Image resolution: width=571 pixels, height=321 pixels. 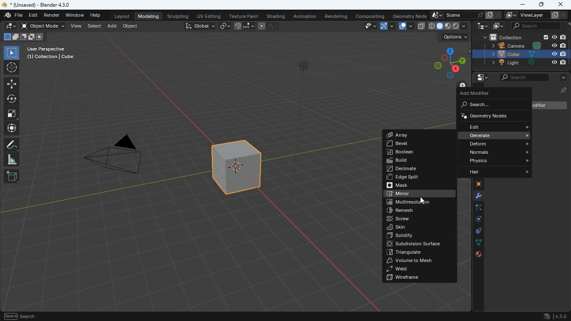 I want to click on search, so click(x=488, y=105).